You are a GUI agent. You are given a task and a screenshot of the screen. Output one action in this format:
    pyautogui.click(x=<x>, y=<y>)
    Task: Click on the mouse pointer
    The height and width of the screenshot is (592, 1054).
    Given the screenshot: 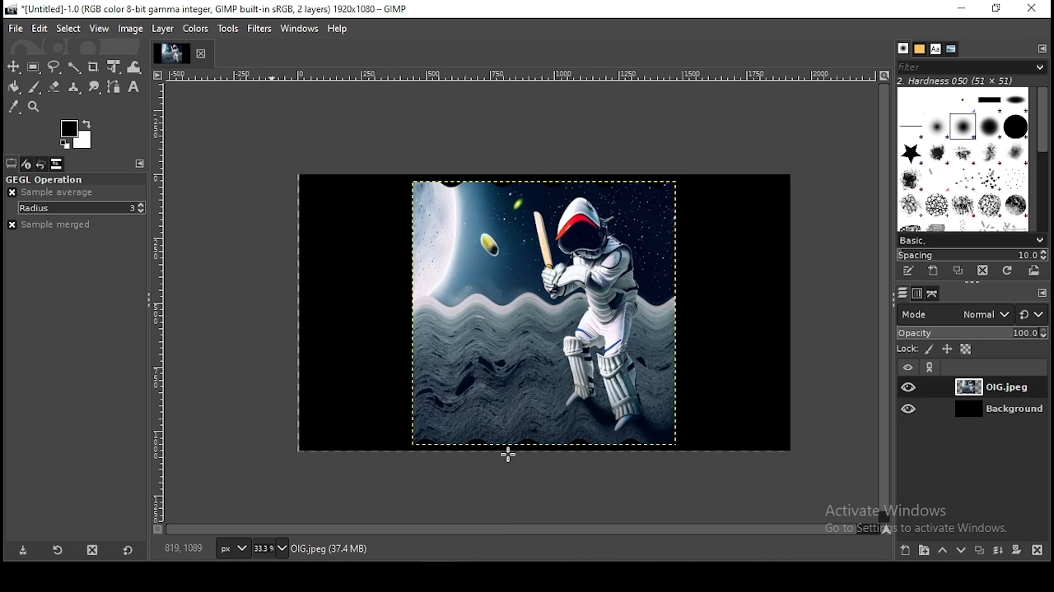 What is the action you would take?
    pyautogui.click(x=509, y=455)
    